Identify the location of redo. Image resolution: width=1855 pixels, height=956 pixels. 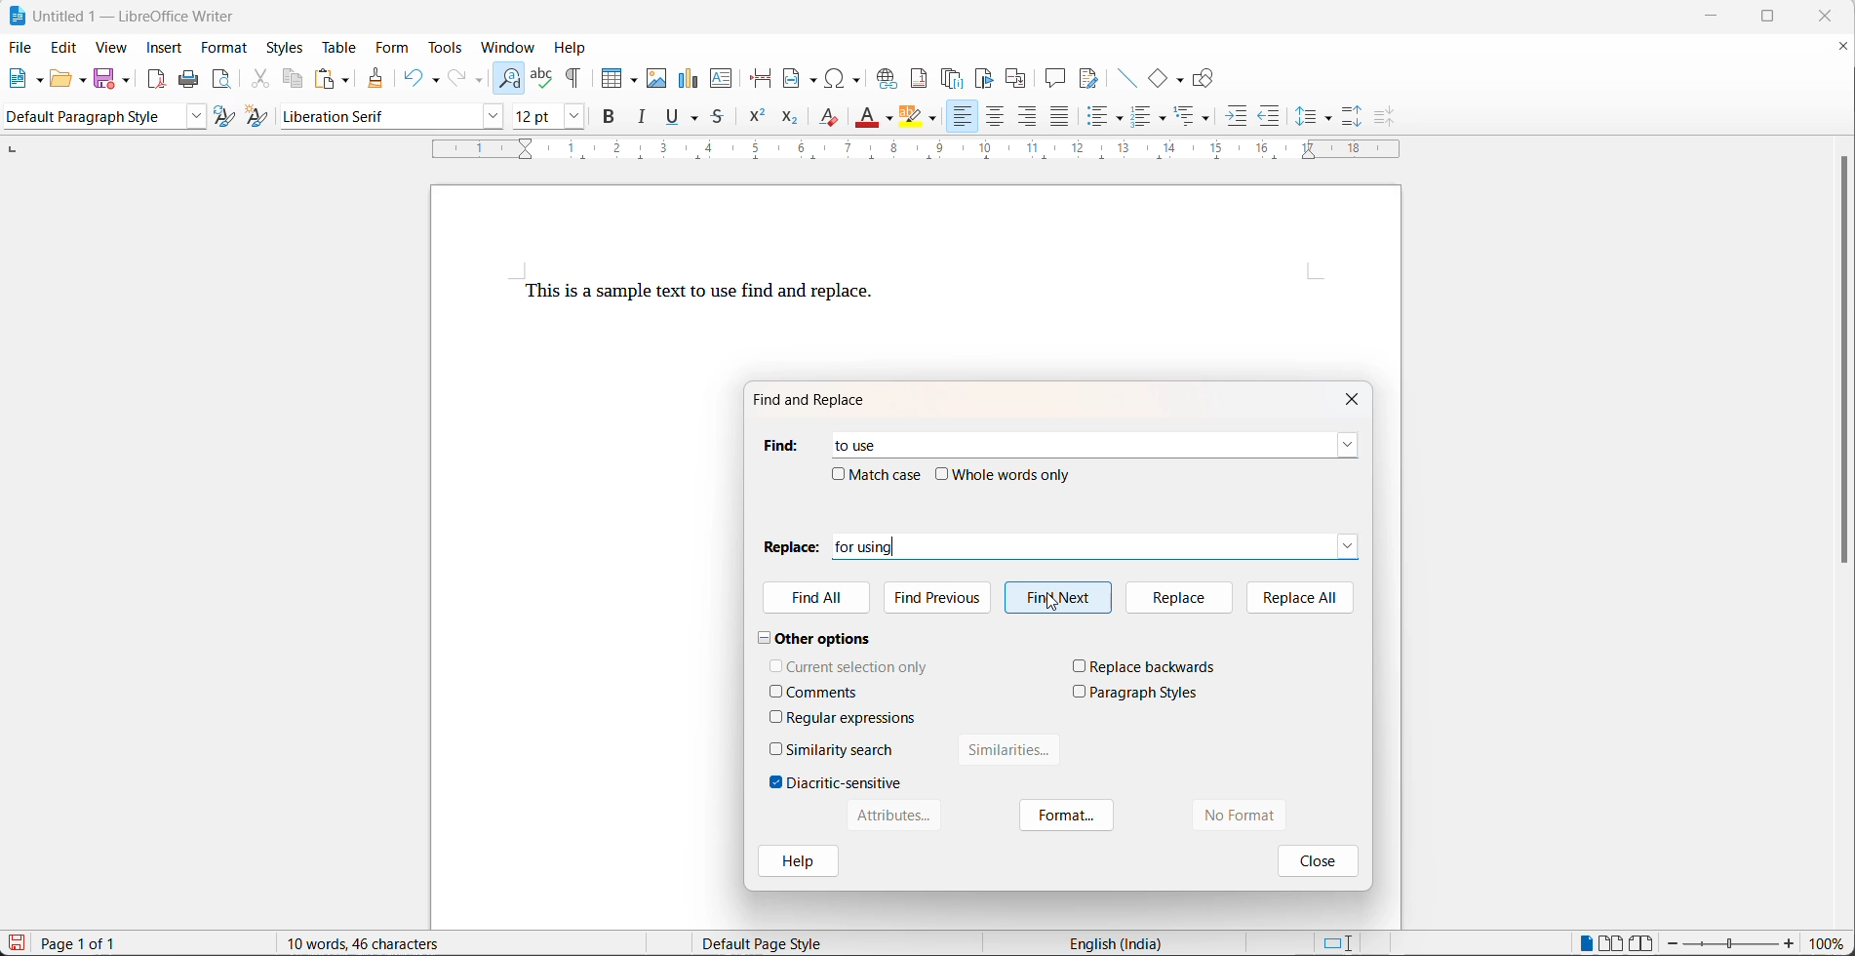
(458, 78).